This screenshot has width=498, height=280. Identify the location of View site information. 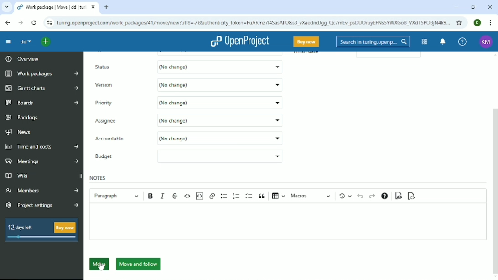
(49, 23).